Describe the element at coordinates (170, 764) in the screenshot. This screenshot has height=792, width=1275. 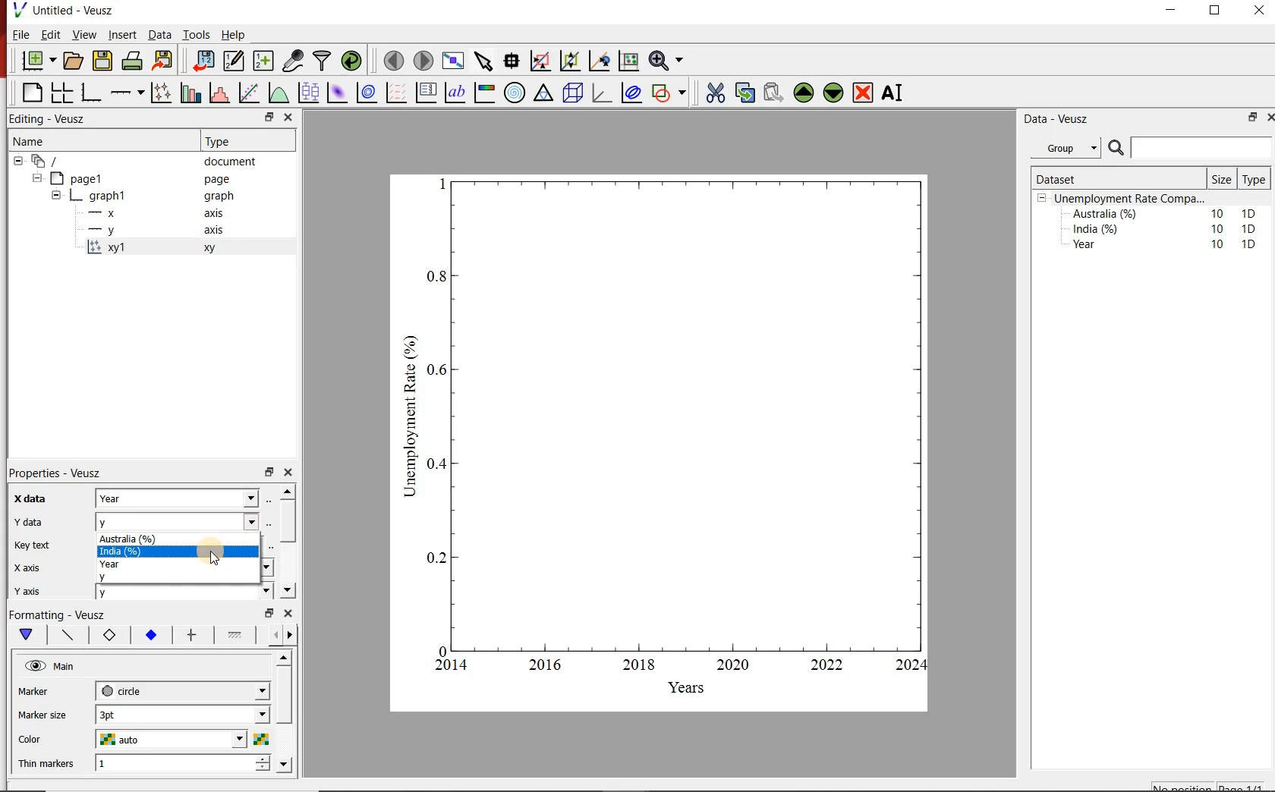
I see `1` at that location.